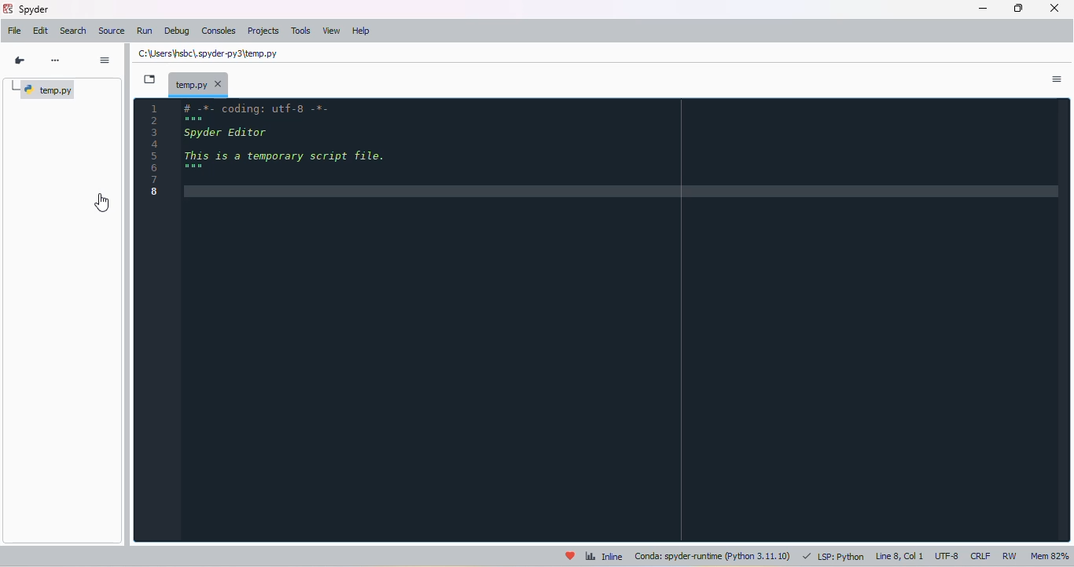  I want to click on line 8, col 1, so click(900, 556).